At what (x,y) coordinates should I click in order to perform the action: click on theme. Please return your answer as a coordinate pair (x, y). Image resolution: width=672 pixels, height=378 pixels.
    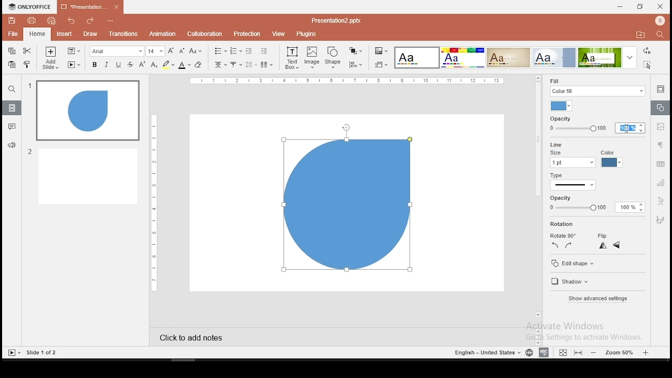
    Looking at the image, I should click on (606, 58).